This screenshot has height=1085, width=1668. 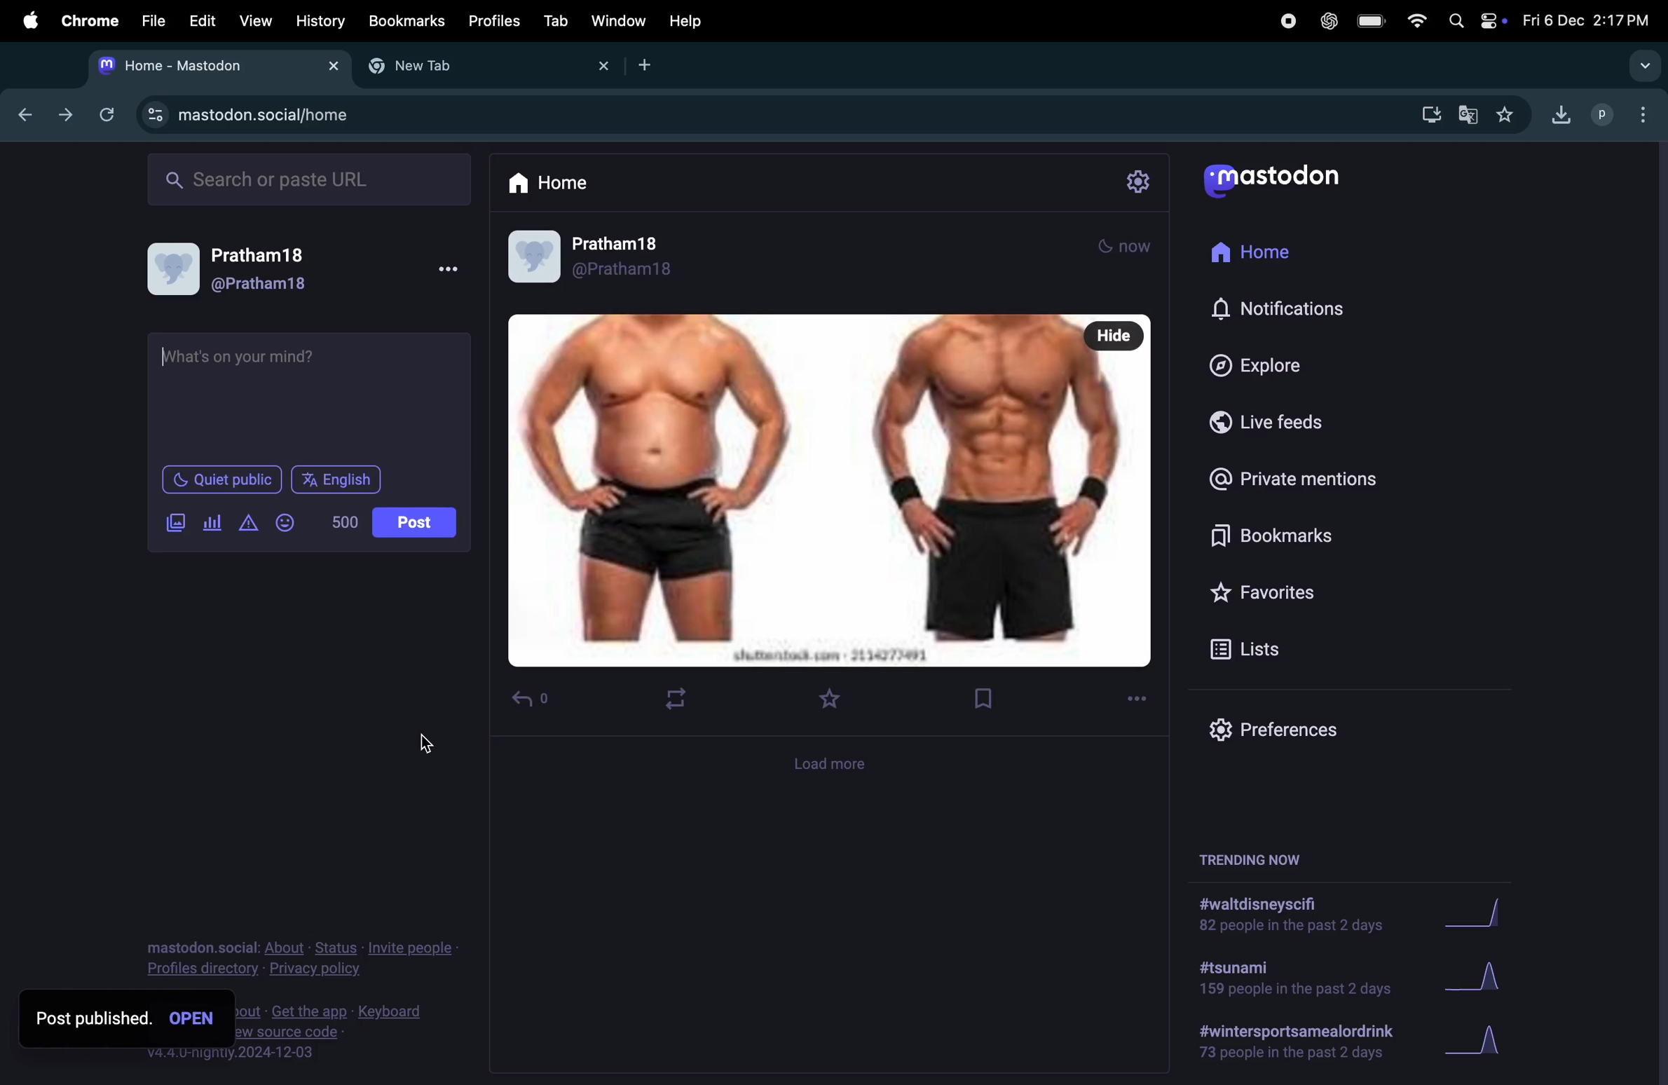 I want to click on walt disney scifi, so click(x=1304, y=908).